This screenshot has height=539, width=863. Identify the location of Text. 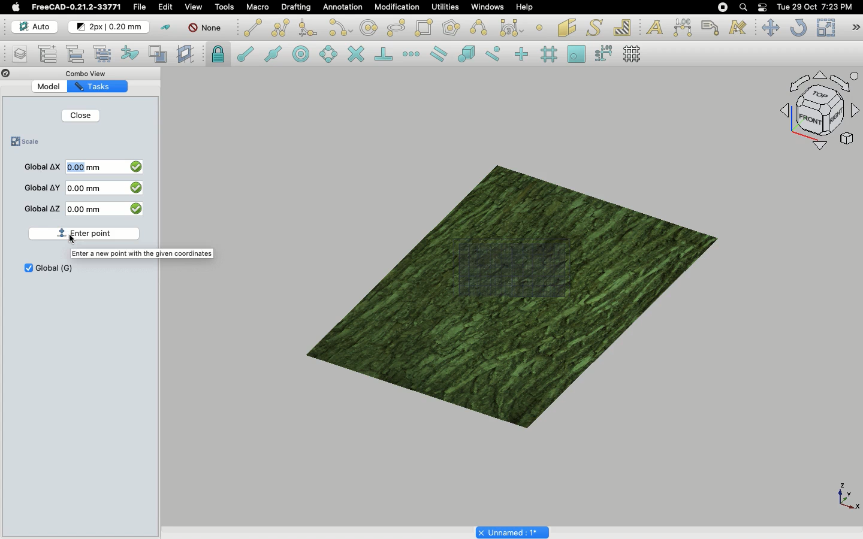
(654, 26).